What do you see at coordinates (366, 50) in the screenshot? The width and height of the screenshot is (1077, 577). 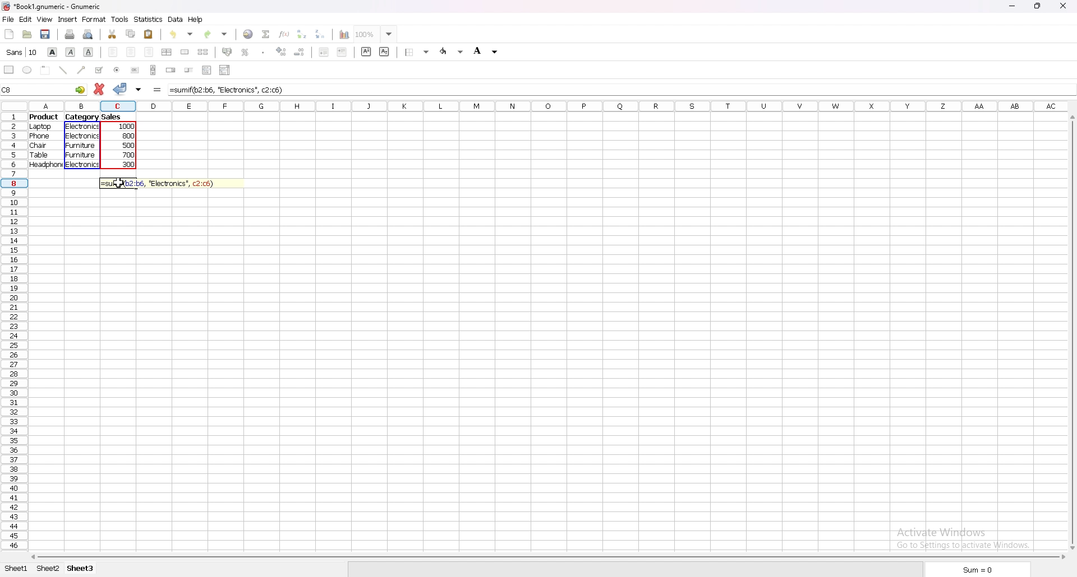 I see `superscript` at bounding box center [366, 50].